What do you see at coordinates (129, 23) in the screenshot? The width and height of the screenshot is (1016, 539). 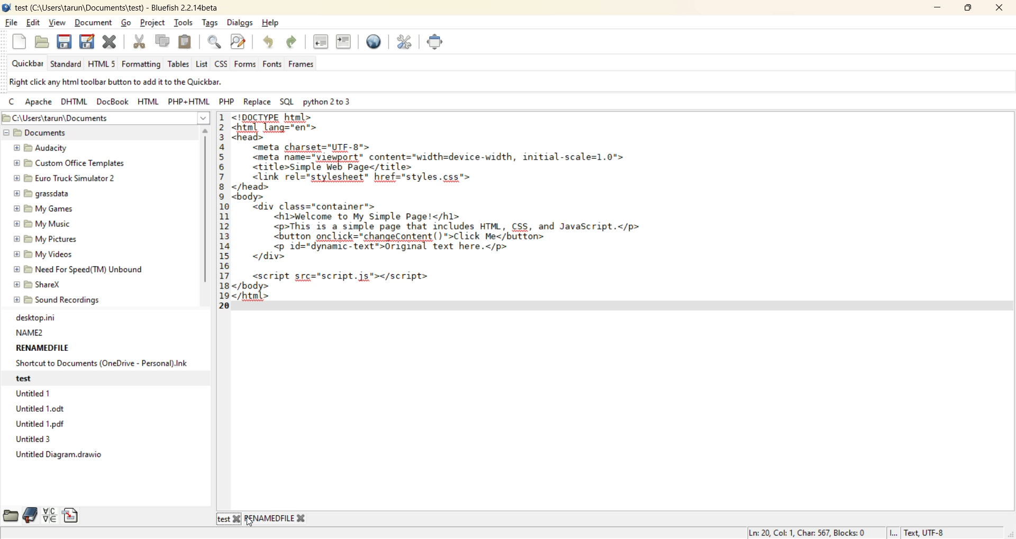 I see `go` at bounding box center [129, 23].